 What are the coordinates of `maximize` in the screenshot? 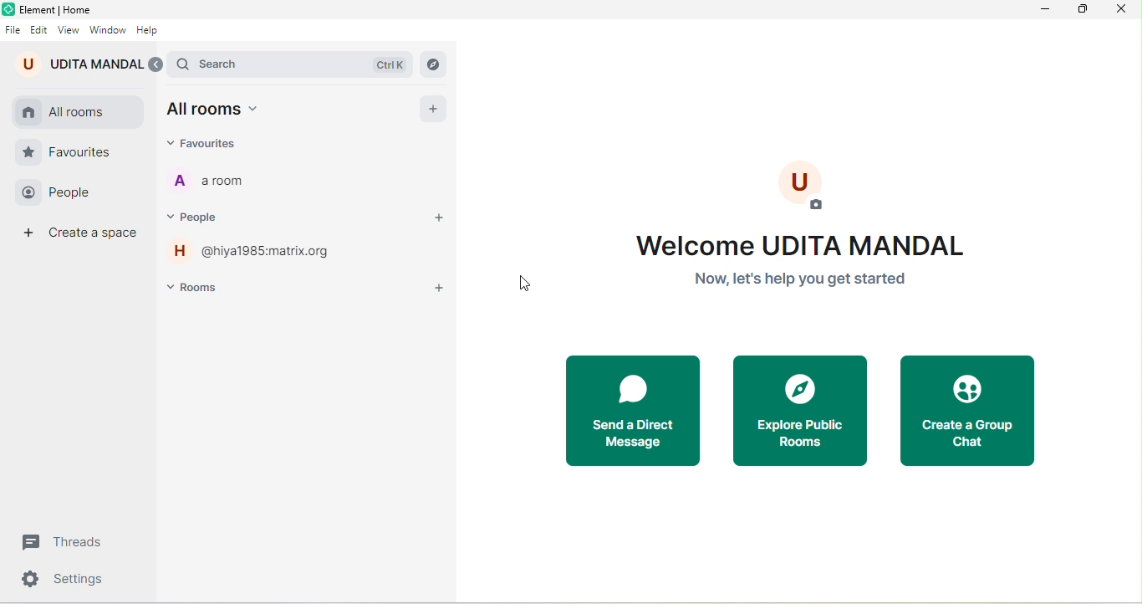 It's located at (1083, 9).